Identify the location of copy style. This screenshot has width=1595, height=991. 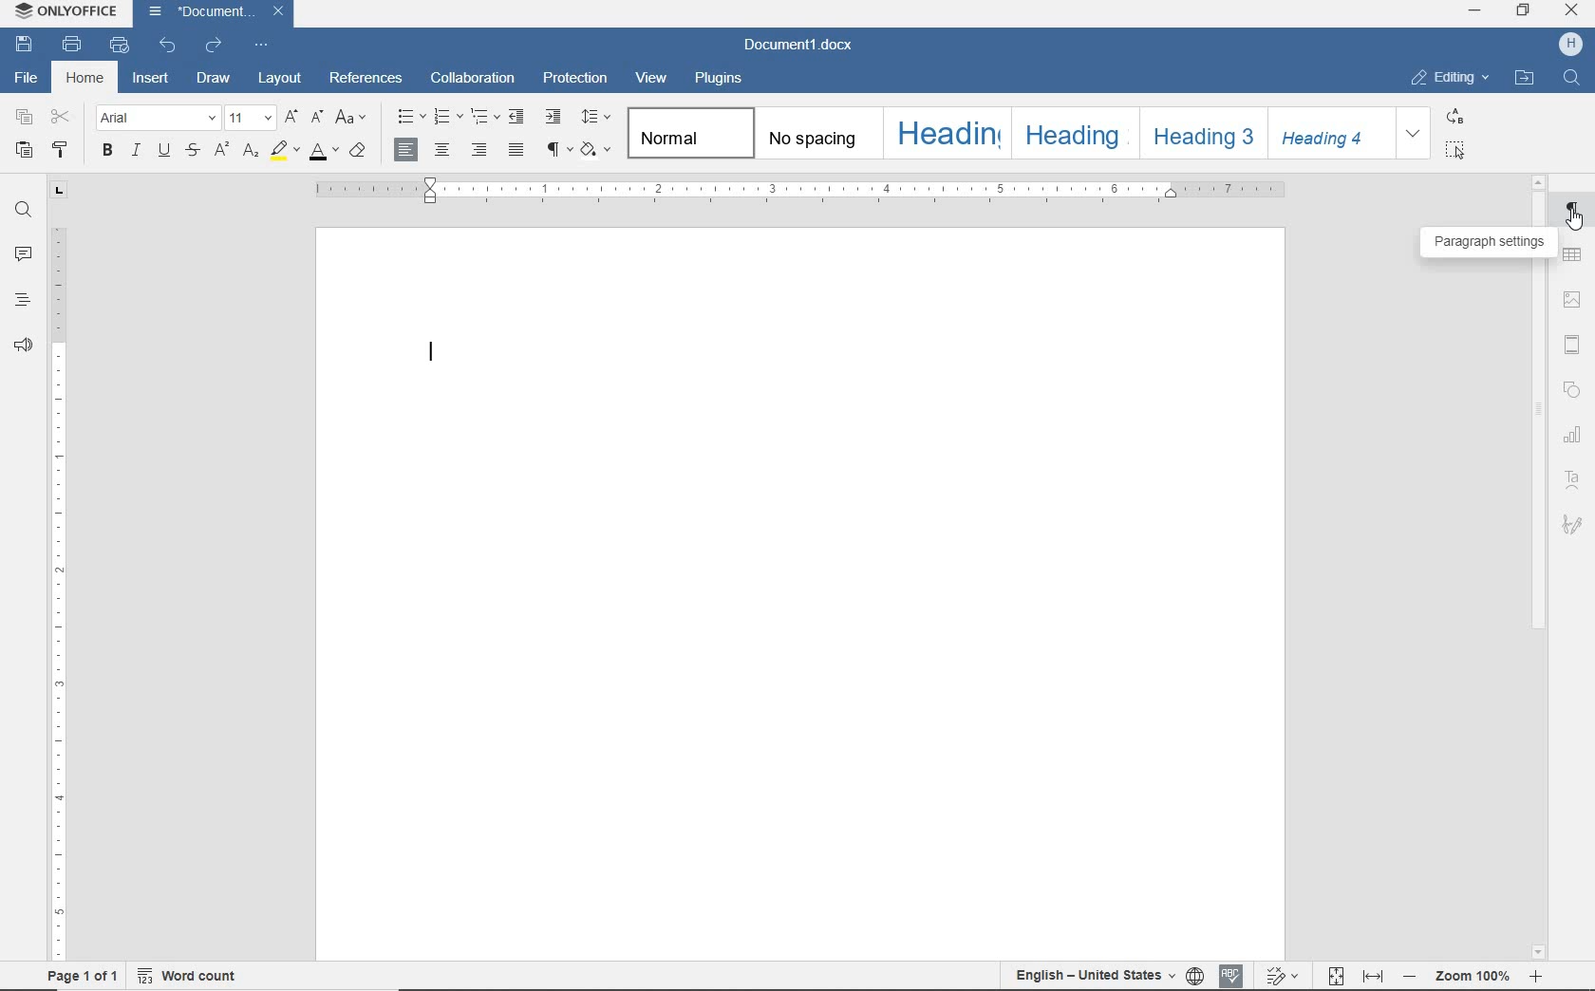
(61, 151).